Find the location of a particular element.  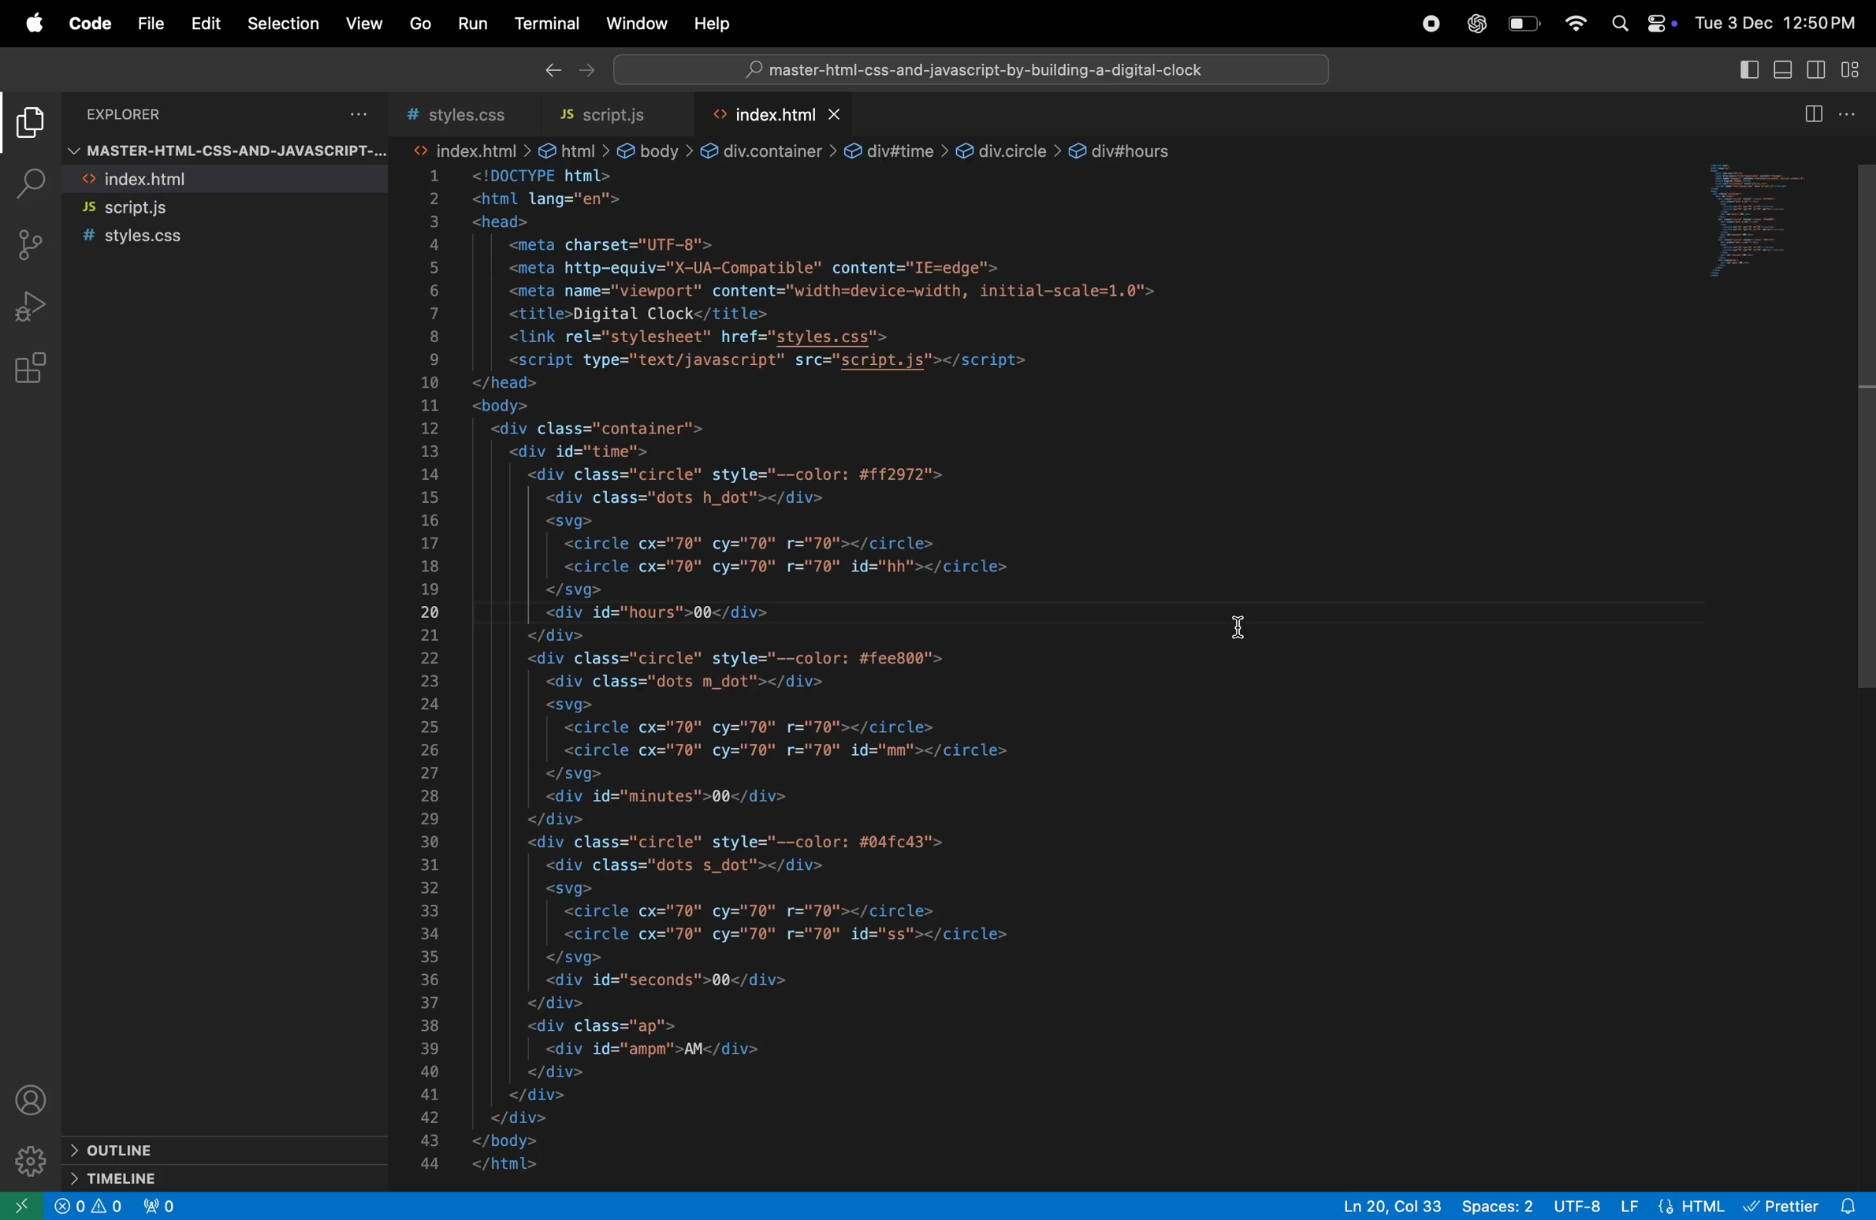

go is located at coordinates (422, 23).